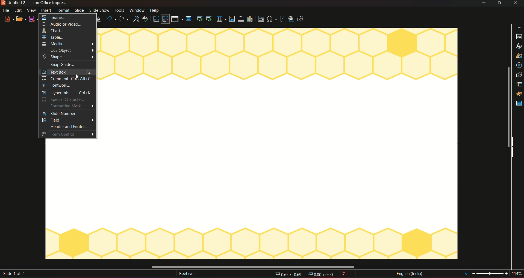 The image size is (524, 278). What do you see at coordinates (99, 11) in the screenshot?
I see `slideshow` at bounding box center [99, 11].